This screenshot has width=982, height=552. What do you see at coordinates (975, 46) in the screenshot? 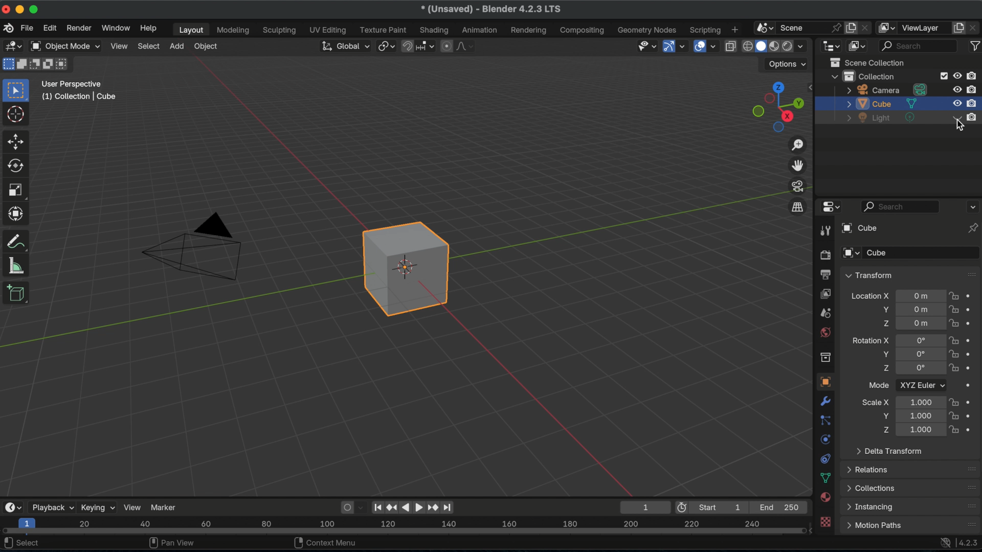
I see `filter` at bounding box center [975, 46].